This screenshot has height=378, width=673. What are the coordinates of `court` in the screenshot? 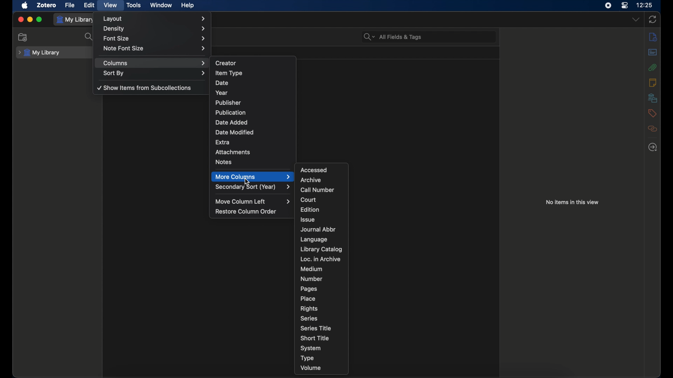 It's located at (308, 199).